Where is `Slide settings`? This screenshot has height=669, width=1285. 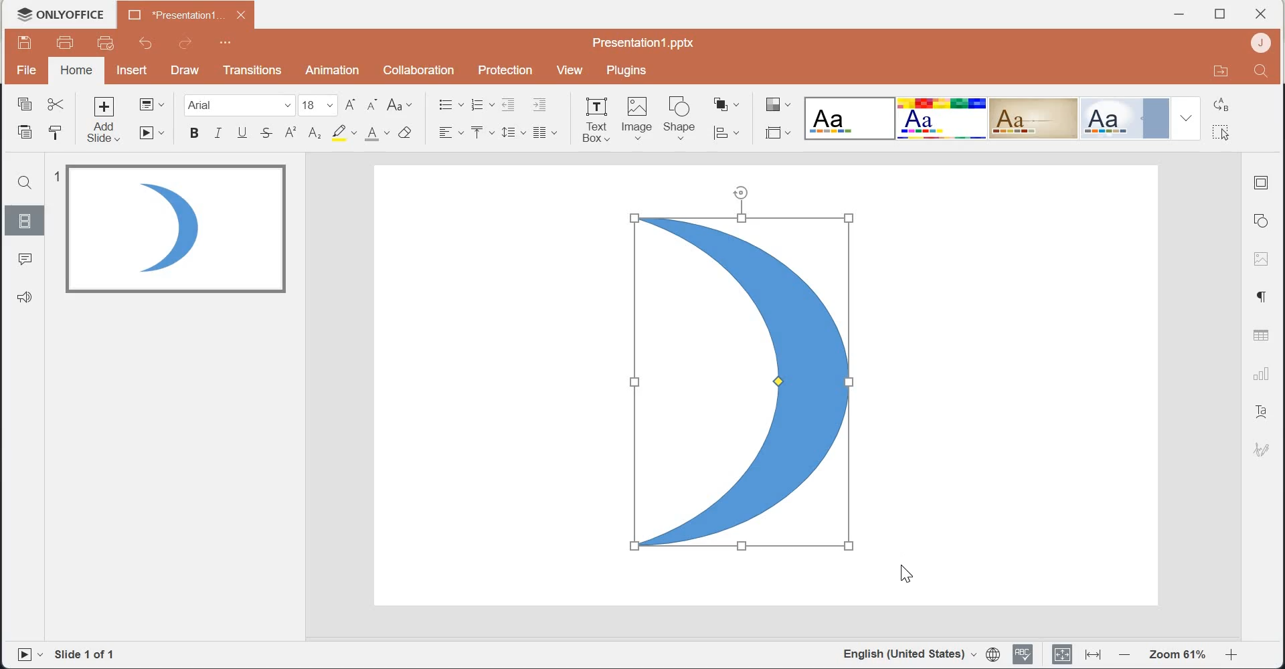
Slide settings is located at coordinates (1264, 181).